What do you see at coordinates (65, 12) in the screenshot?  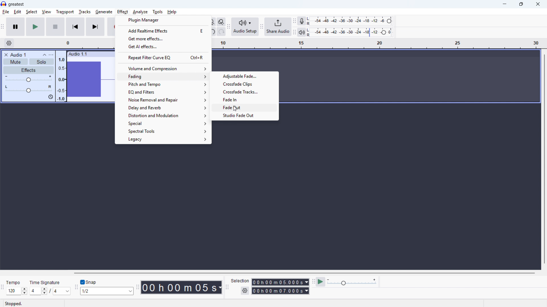 I see `transport` at bounding box center [65, 12].